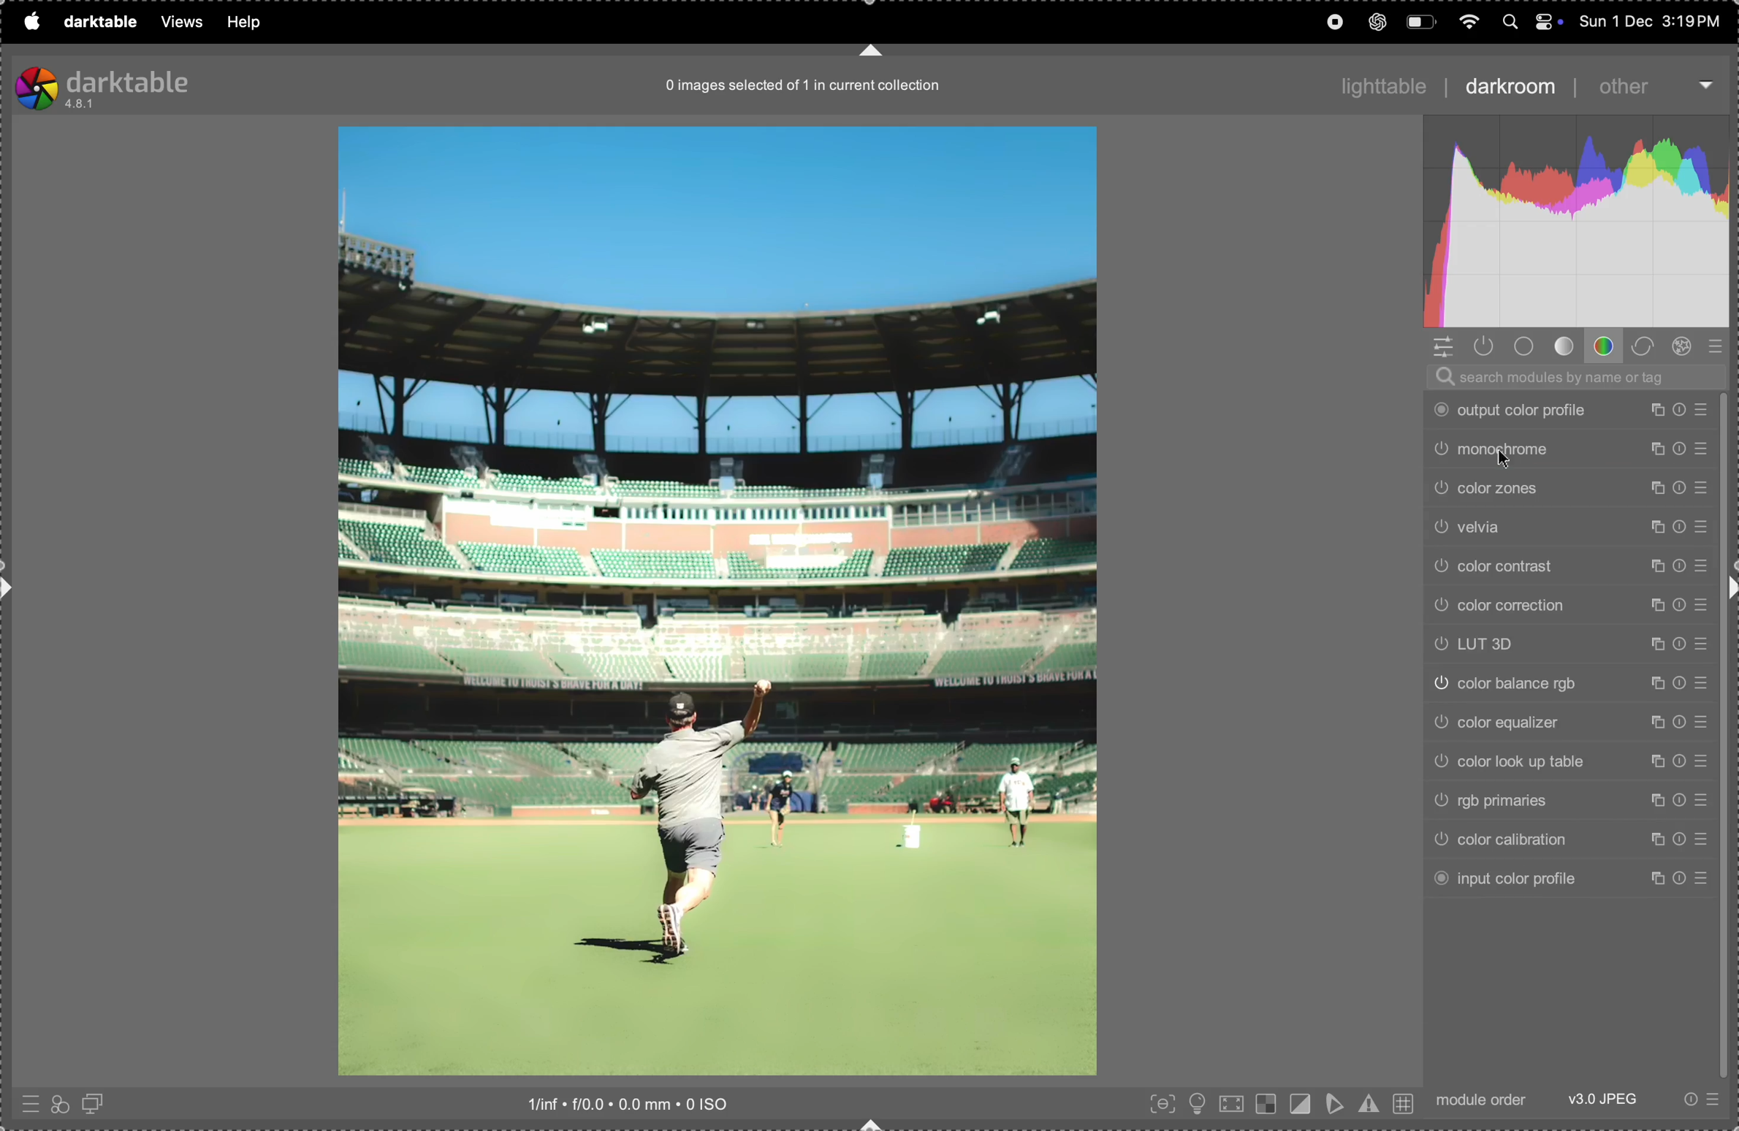  Describe the element at coordinates (1569, 759) in the screenshot. I see `click lookup table` at that location.